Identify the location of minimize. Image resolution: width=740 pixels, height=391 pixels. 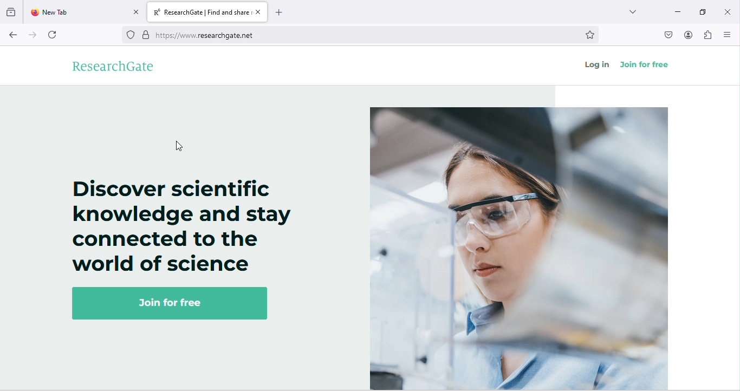
(676, 10).